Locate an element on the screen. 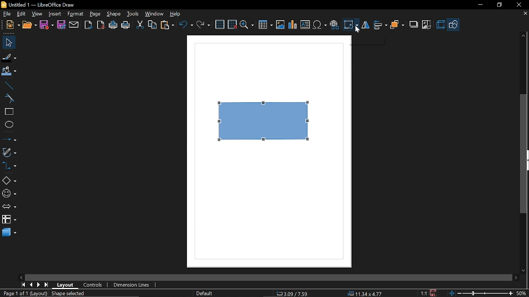  Page is located at coordinates (95, 14).